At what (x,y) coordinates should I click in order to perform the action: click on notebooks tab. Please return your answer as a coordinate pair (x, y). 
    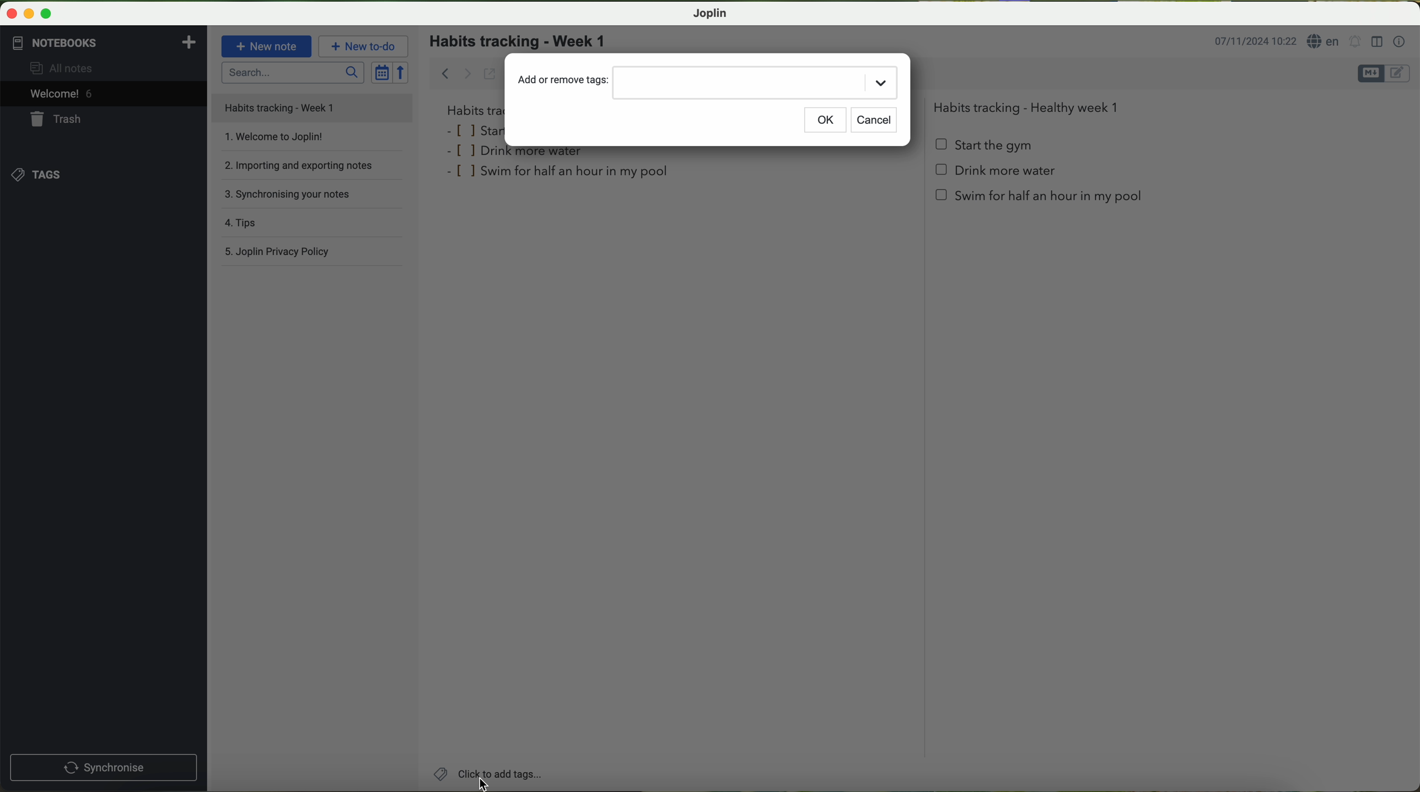
    Looking at the image, I should click on (105, 43).